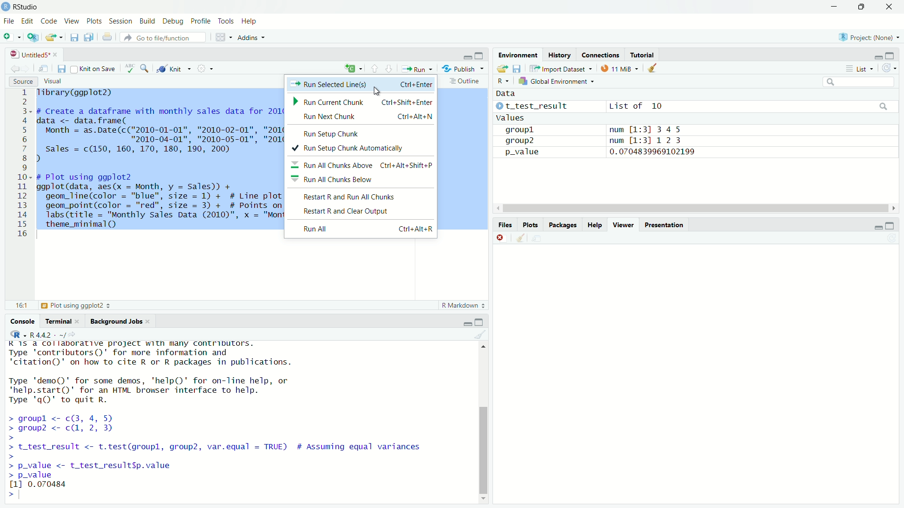  Describe the element at coordinates (500, 237) in the screenshot. I see `close` at that location.